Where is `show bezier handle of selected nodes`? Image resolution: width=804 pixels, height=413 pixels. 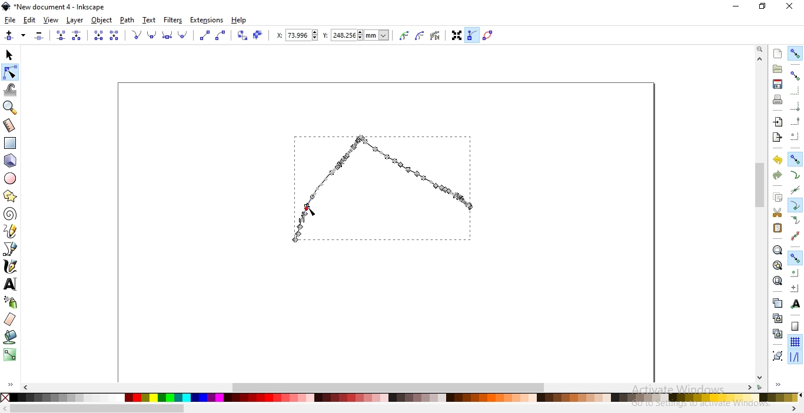 show bezier handle of selected nodes is located at coordinates (473, 34).